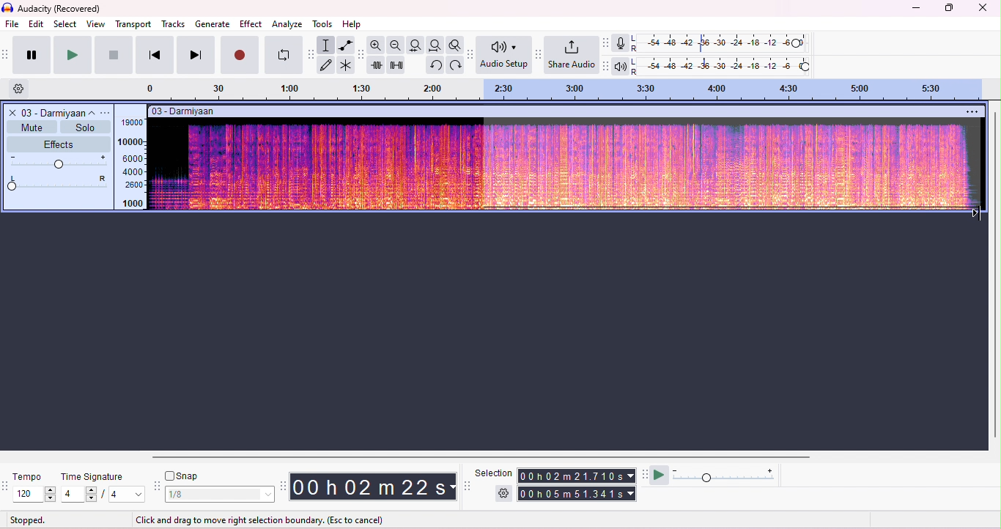  I want to click on total time, so click(575, 476).